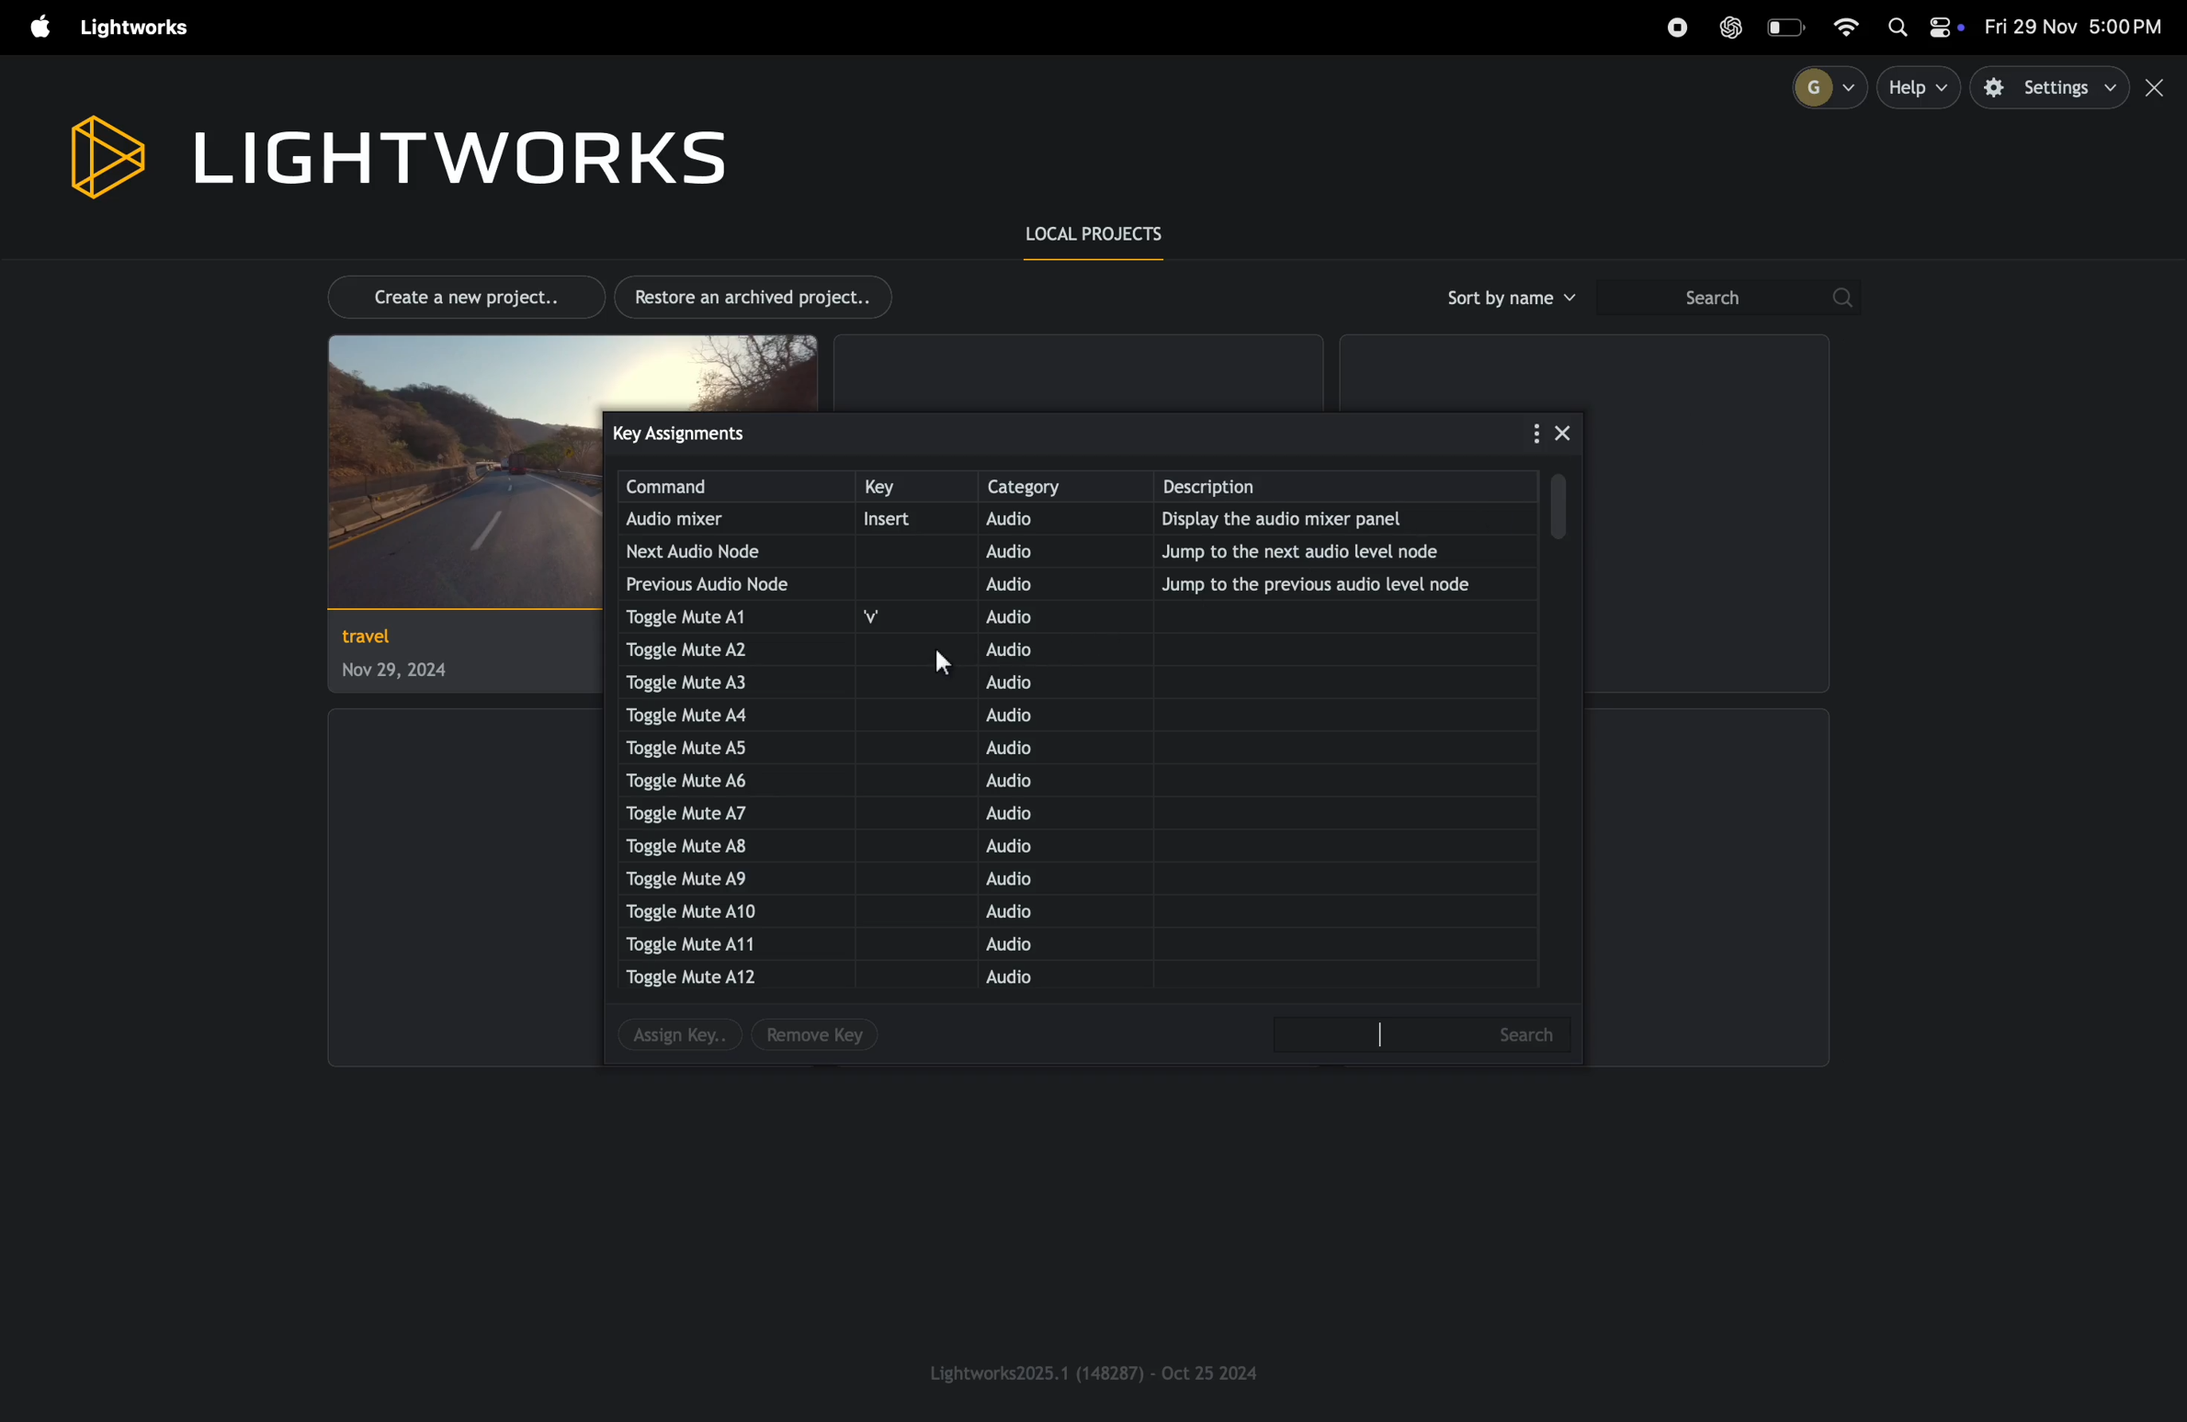  Describe the element at coordinates (705, 942) in the screenshot. I see `toggle mute A11` at that location.